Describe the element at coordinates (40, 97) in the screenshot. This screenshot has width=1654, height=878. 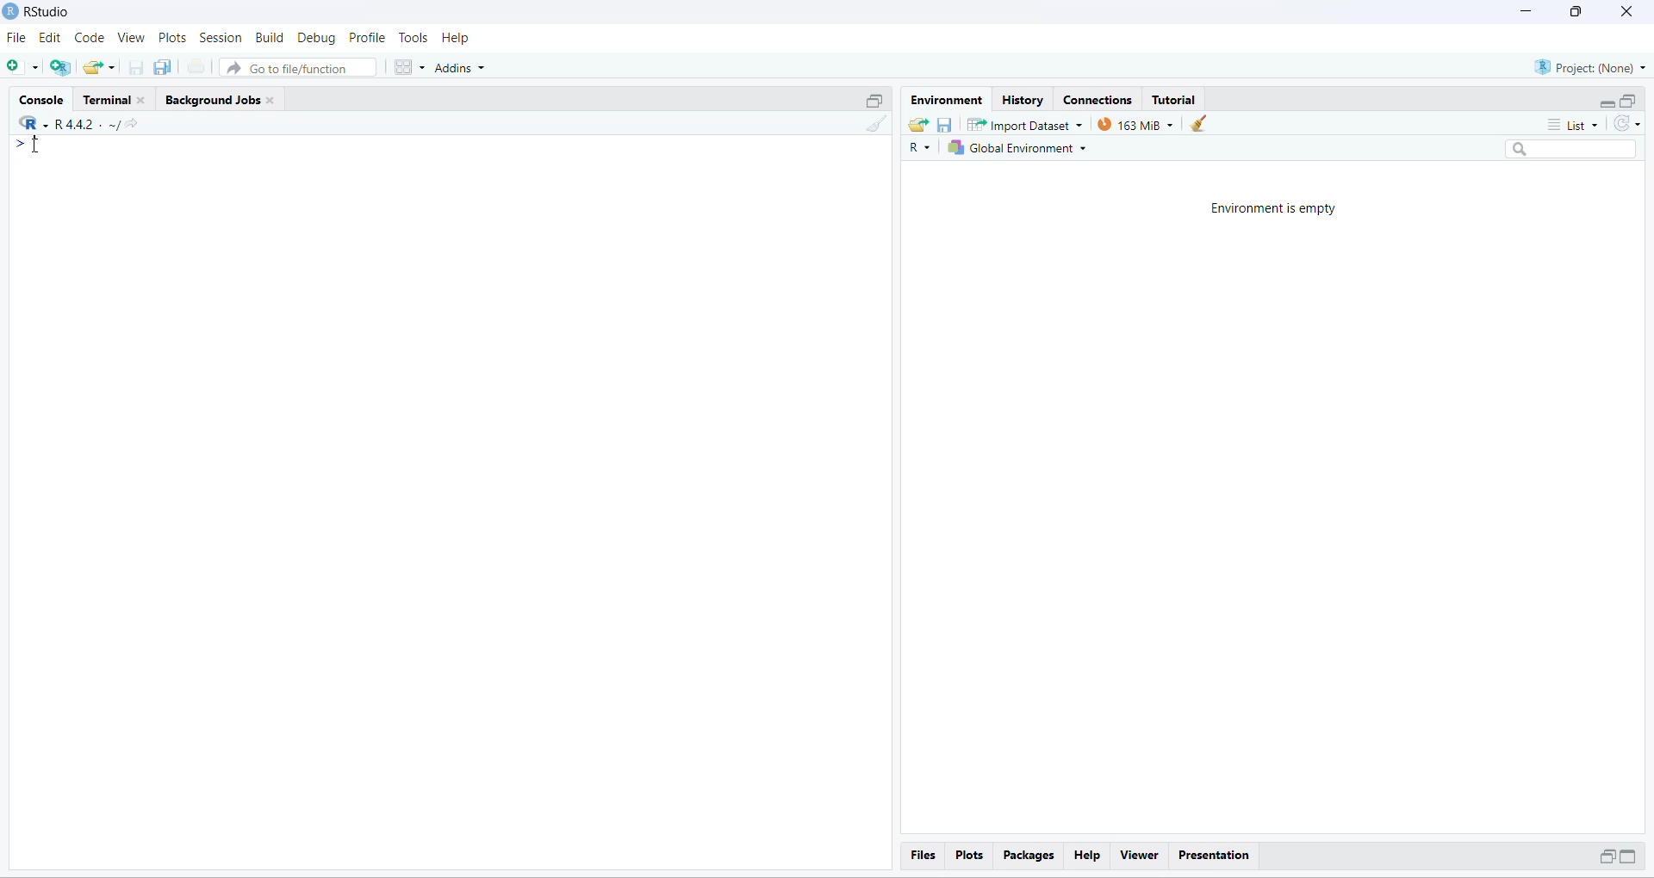
I see `Console` at that location.